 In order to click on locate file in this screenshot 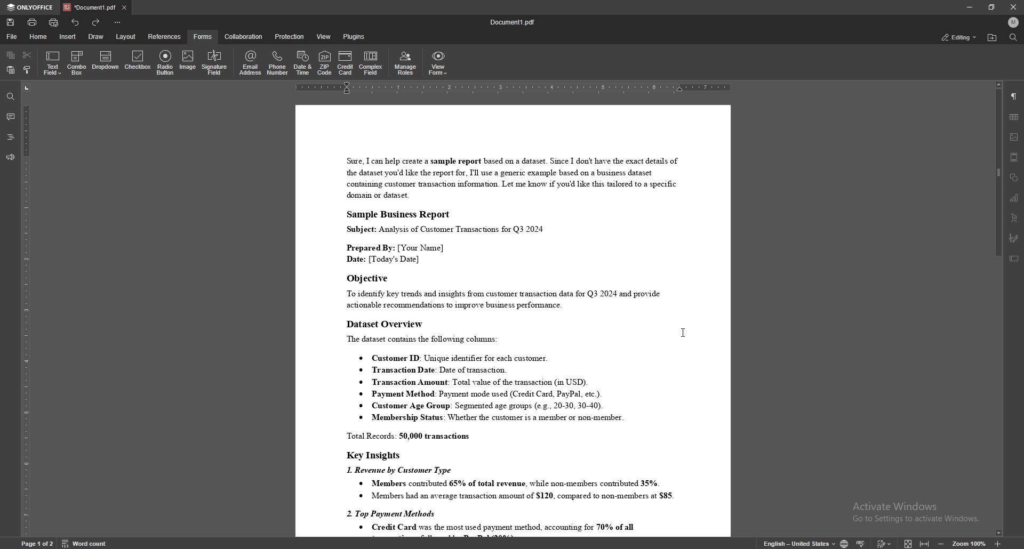, I will do `click(992, 38)`.